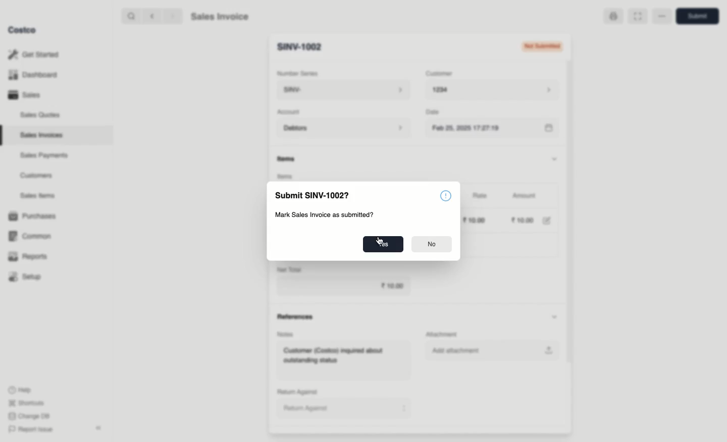 The image size is (727, 442). Describe the element at coordinates (344, 90) in the screenshot. I see `SINV-` at that location.